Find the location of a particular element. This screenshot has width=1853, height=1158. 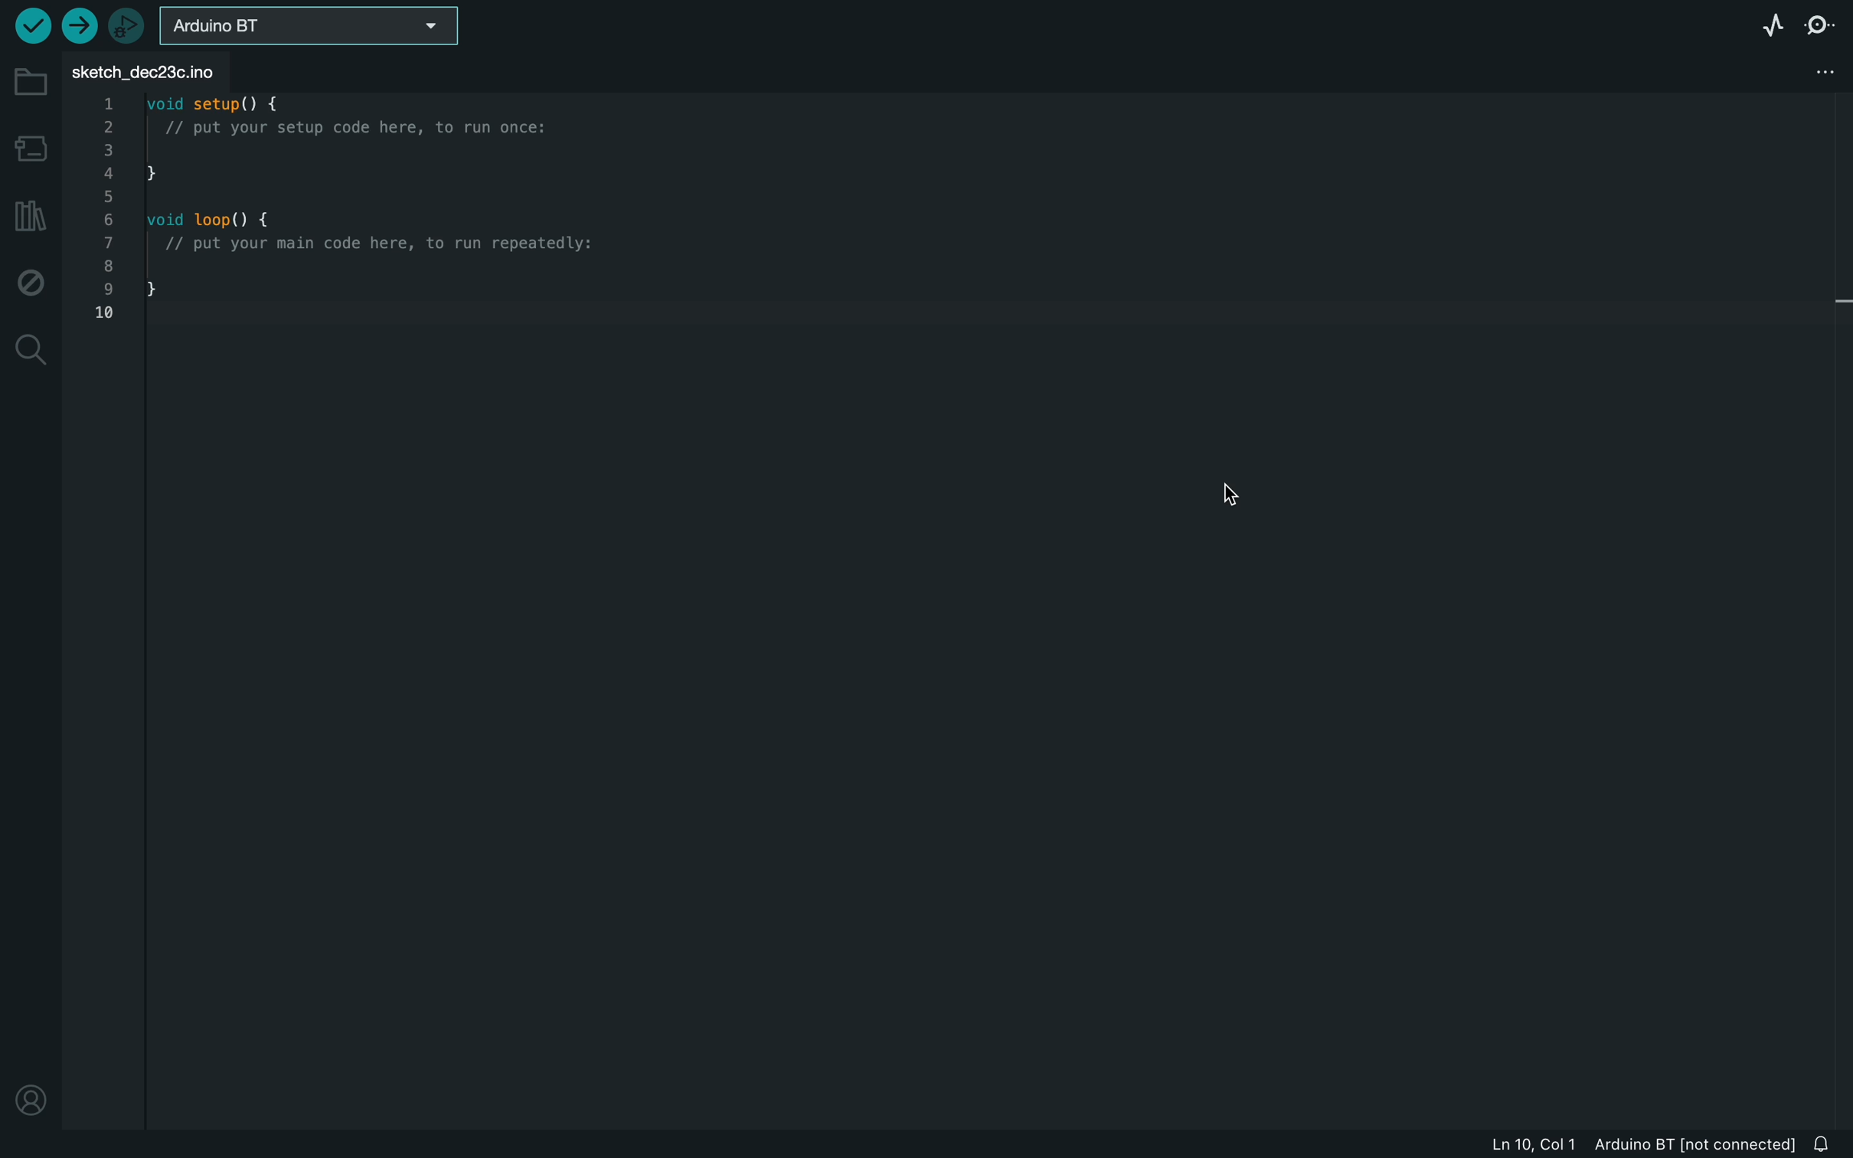

search is located at coordinates (28, 354).